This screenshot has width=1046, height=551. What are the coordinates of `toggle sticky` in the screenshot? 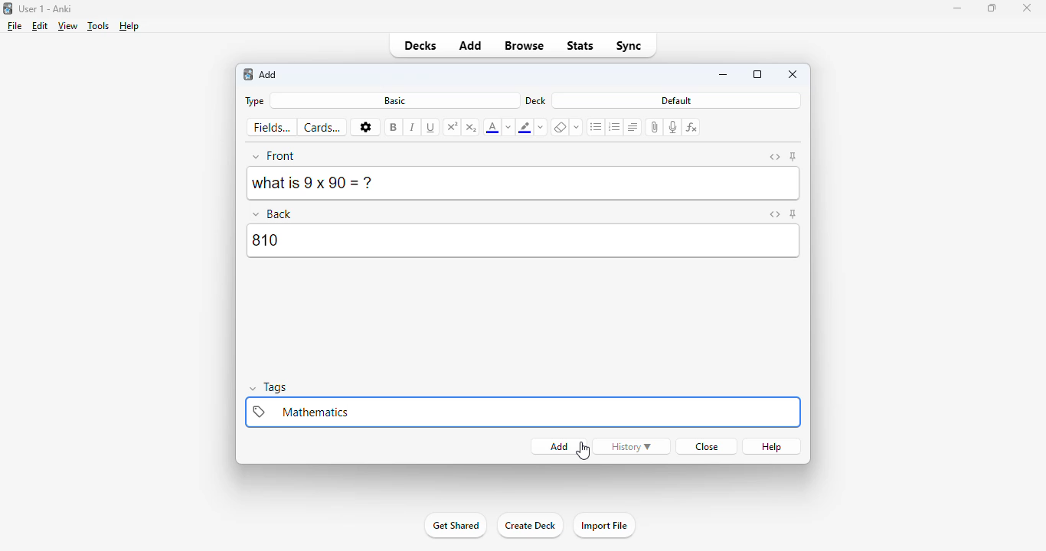 It's located at (793, 214).